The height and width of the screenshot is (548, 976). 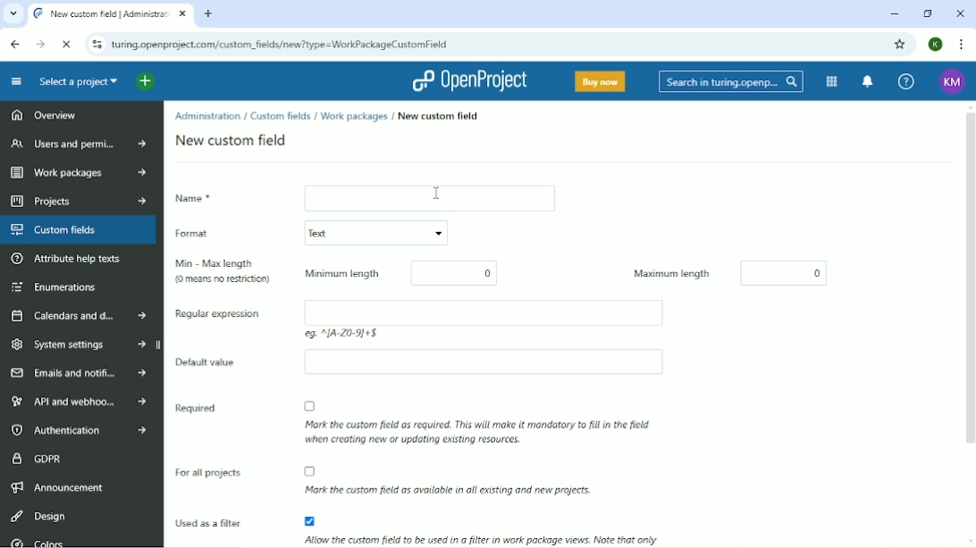 What do you see at coordinates (337, 273) in the screenshot?
I see `Minimum length` at bounding box center [337, 273].